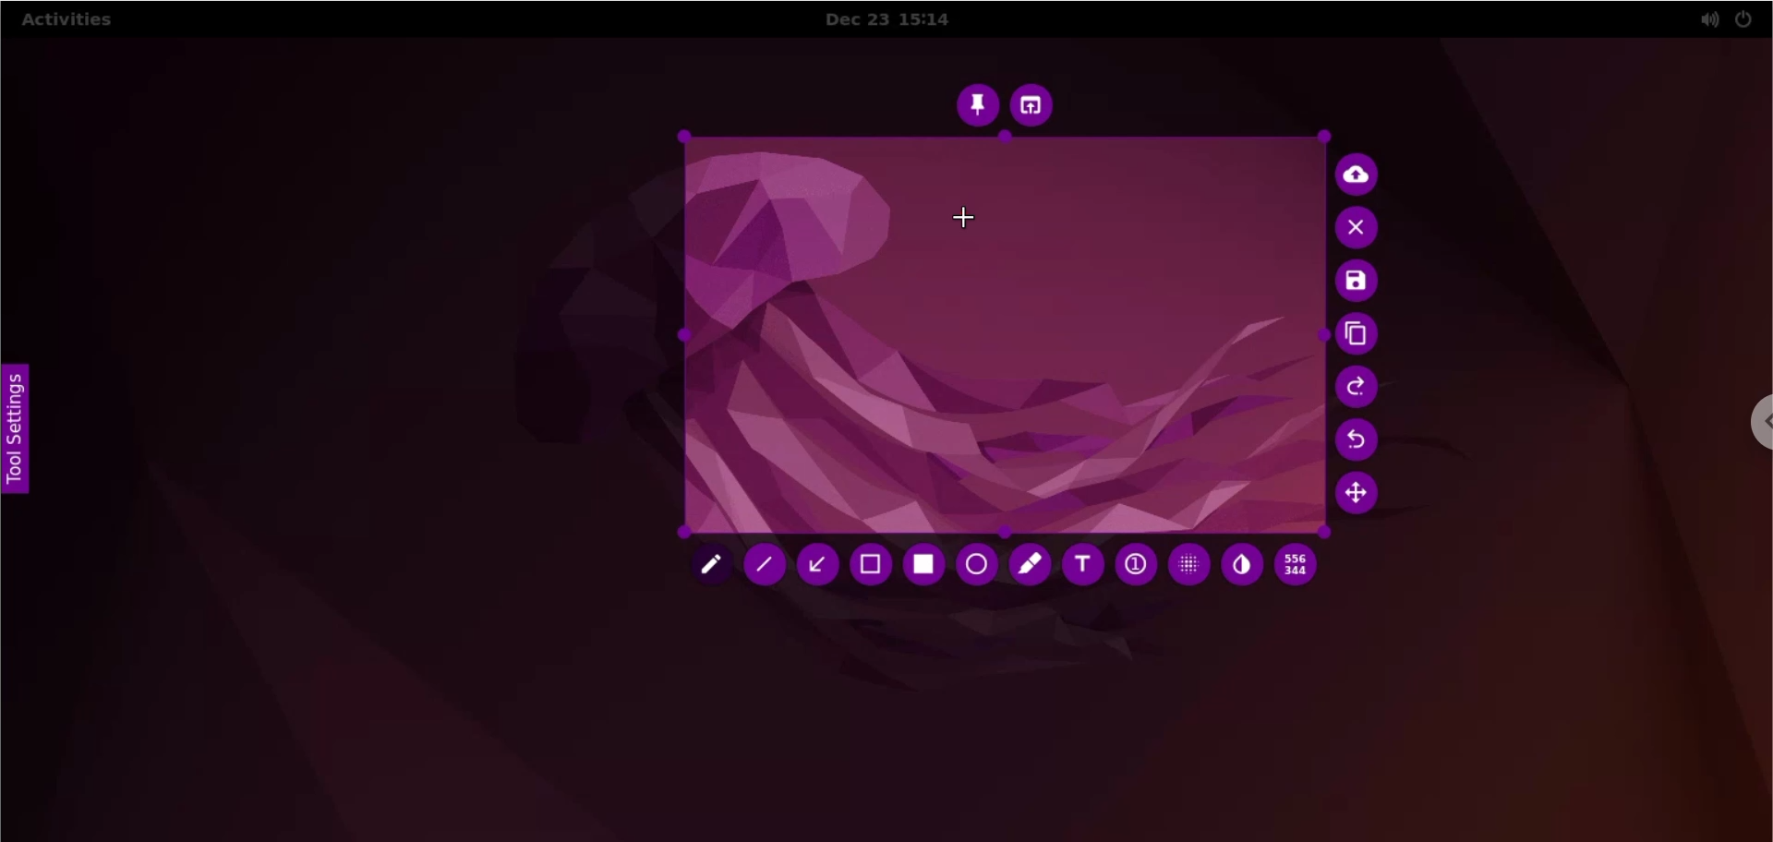 The image size is (1773, 842). What do you see at coordinates (822, 564) in the screenshot?
I see `arrow` at bounding box center [822, 564].